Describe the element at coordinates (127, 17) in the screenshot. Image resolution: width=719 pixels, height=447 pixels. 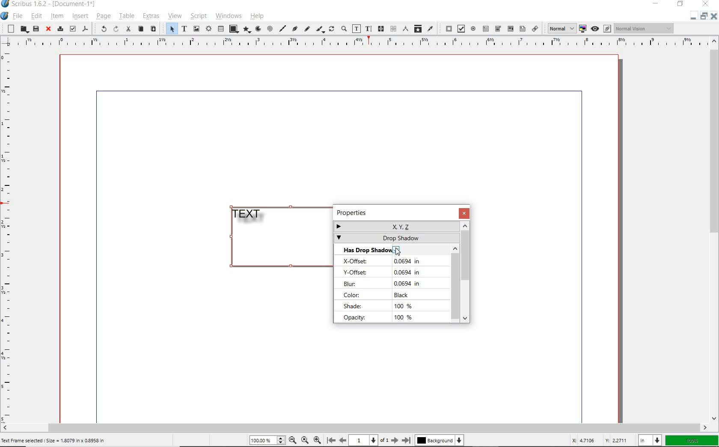
I see `table` at that location.